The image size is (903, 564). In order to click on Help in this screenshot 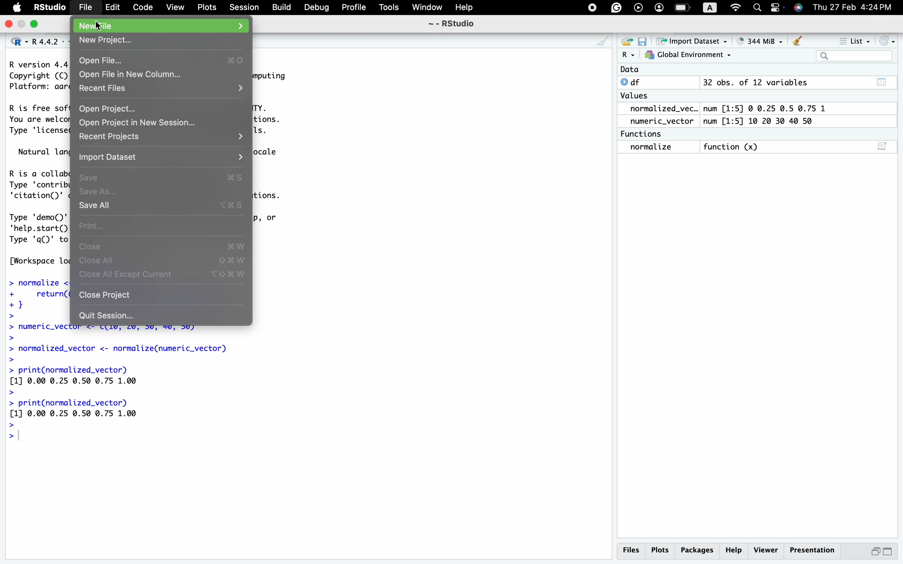, I will do `click(464, 9)`.